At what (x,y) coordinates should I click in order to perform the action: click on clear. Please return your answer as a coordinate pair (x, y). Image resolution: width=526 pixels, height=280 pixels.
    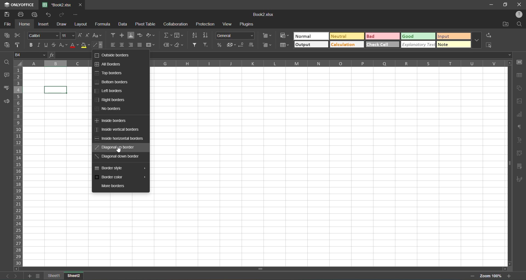
    Looking at the image, I should click on (178, 45).